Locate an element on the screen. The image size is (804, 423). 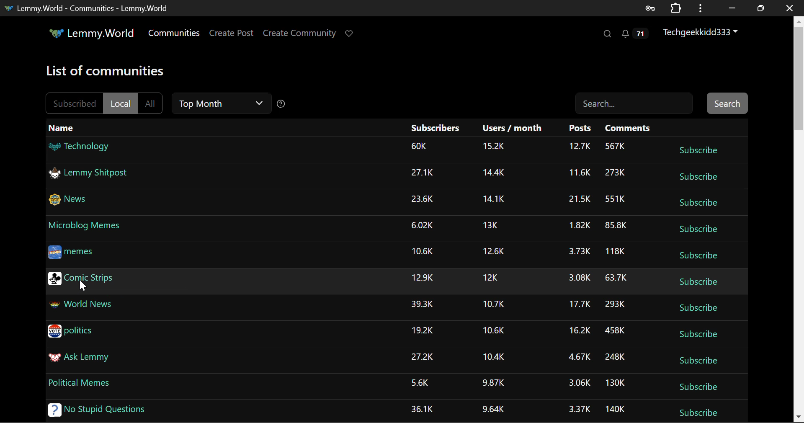
memes is located at coordinates (74, 252).